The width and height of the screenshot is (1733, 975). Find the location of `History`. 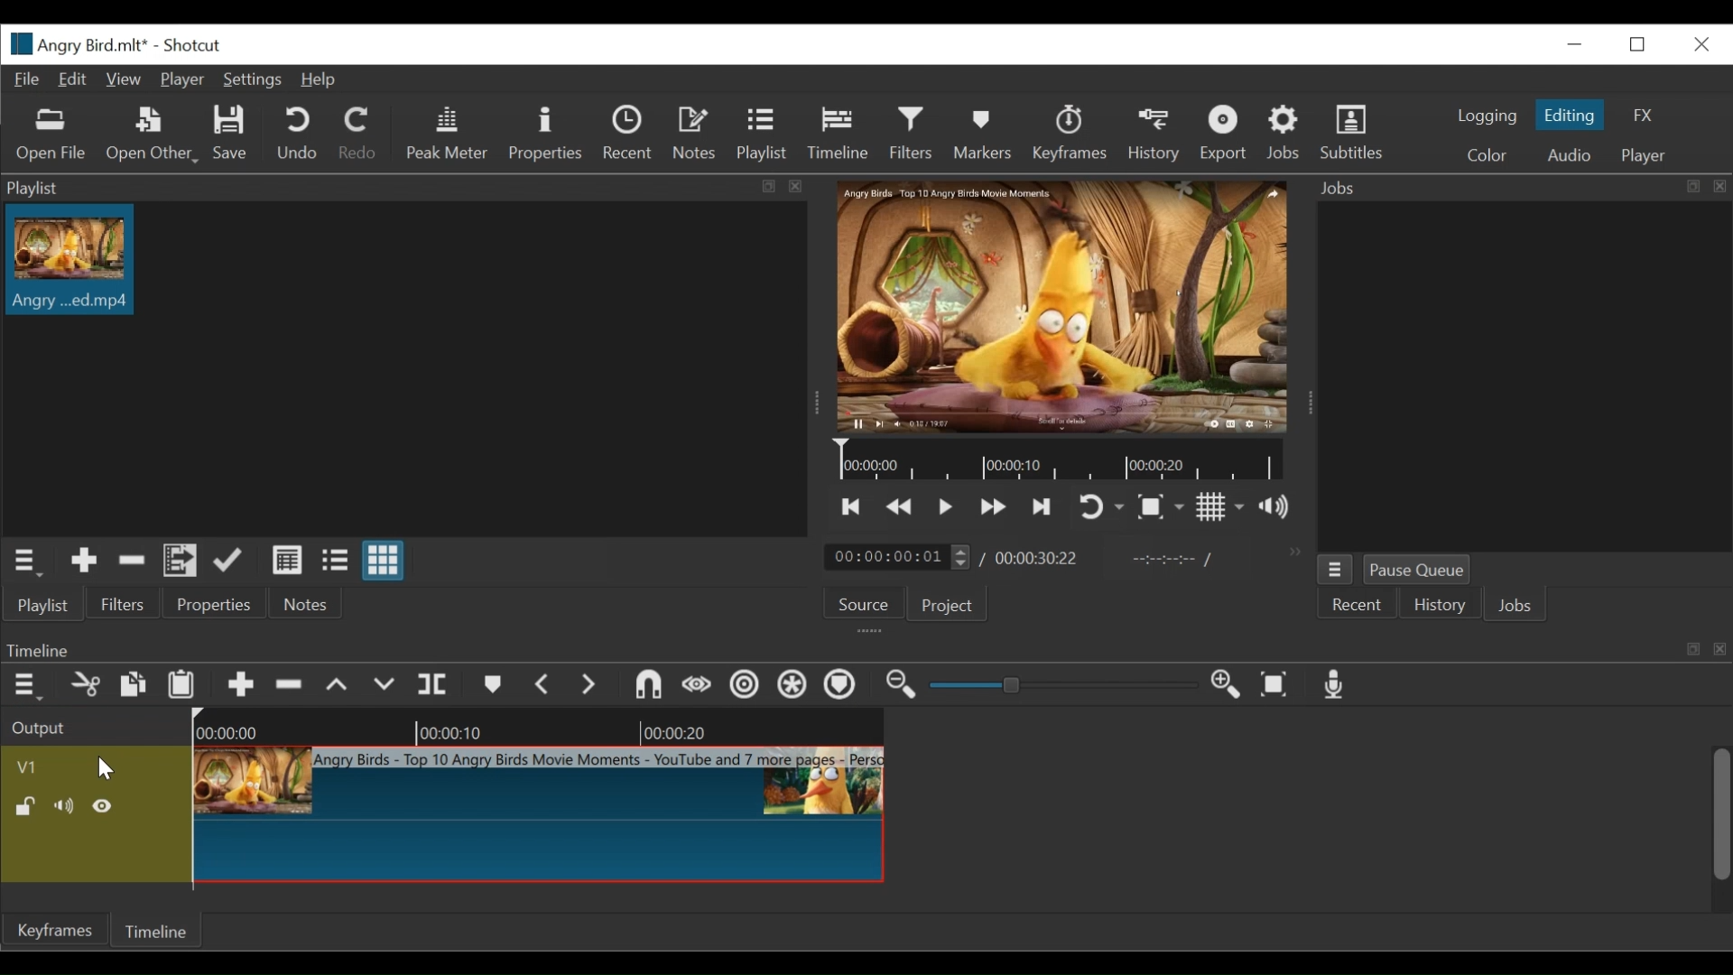

History is located at coordinates (1156, 136).